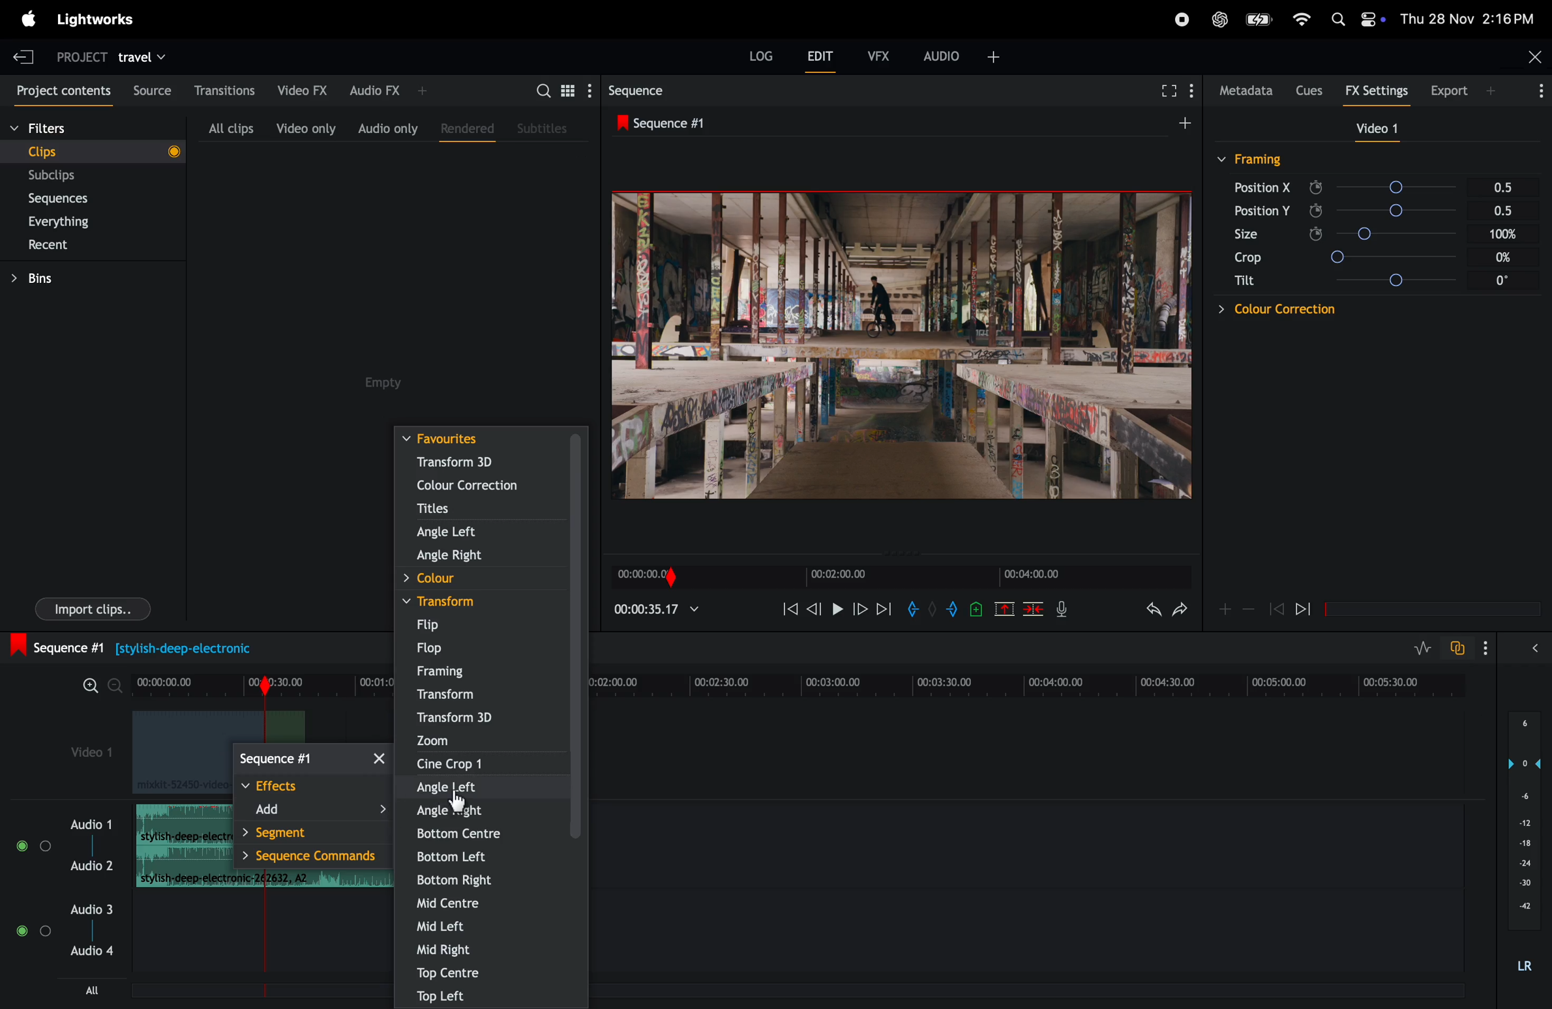  I want to click on apple menu, so click(25, 19).